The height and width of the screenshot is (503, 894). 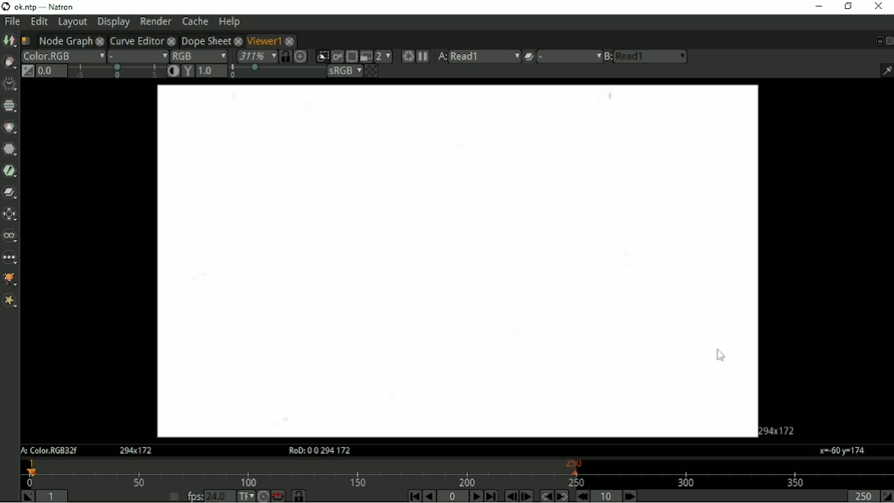 What do you see at coordinates (720, 353) in the screenshot?
I see `cursor` at bounding box center [720, 353].